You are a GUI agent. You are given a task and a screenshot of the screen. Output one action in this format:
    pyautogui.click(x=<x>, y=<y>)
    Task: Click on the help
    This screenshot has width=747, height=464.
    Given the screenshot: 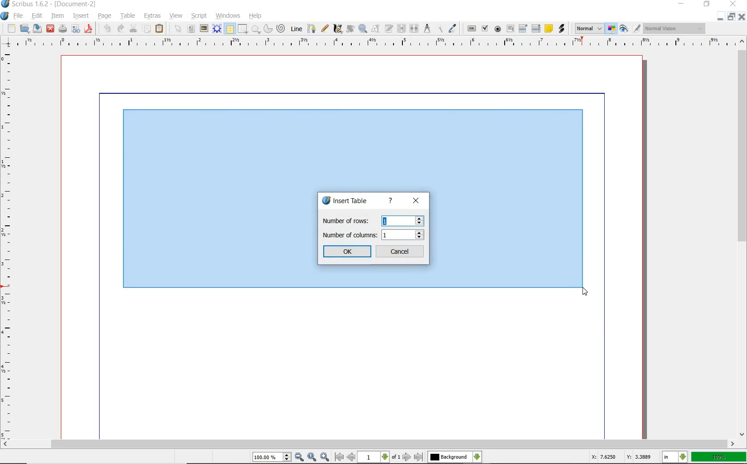 What is the action you would take?
    pyautogui.click(x=257, y=17)
    